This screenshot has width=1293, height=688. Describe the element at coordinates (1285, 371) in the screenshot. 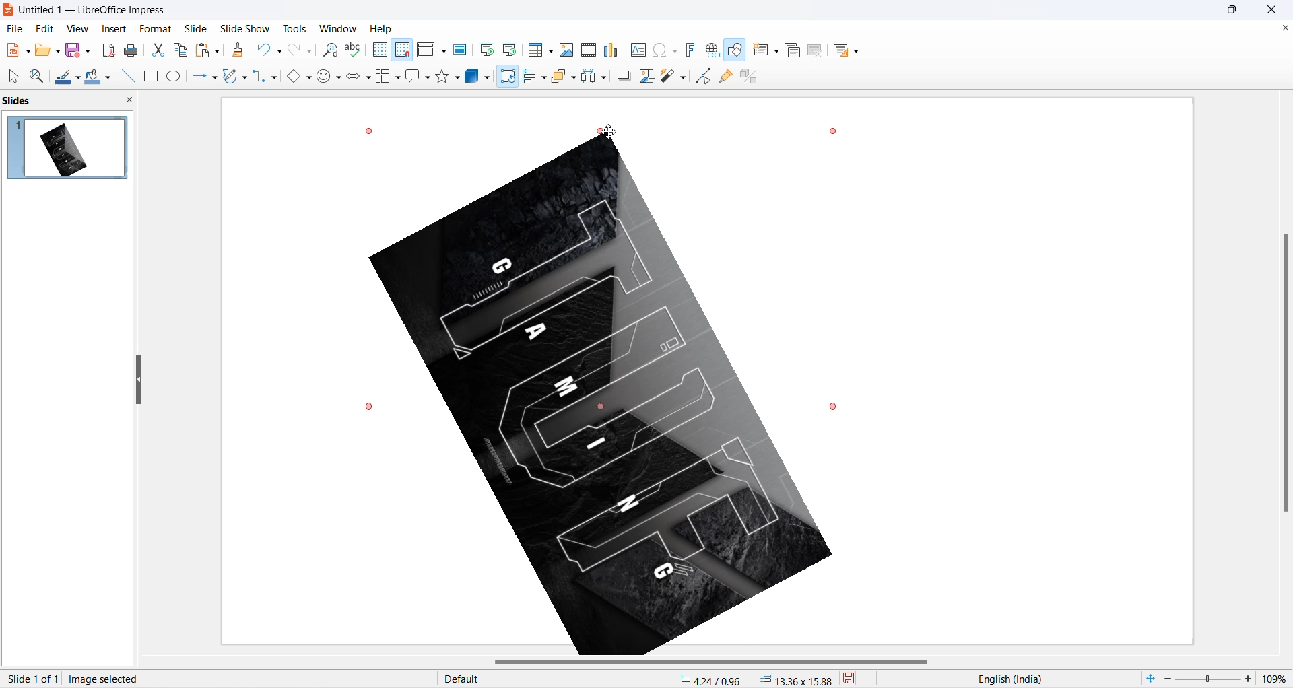

I see `vertical scroll bar` at that location.